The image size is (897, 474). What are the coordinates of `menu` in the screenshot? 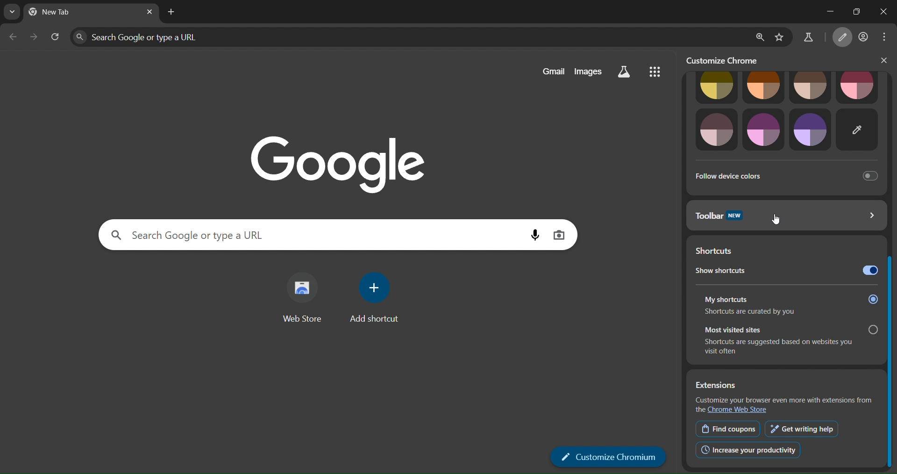 It's located at (655, 73).